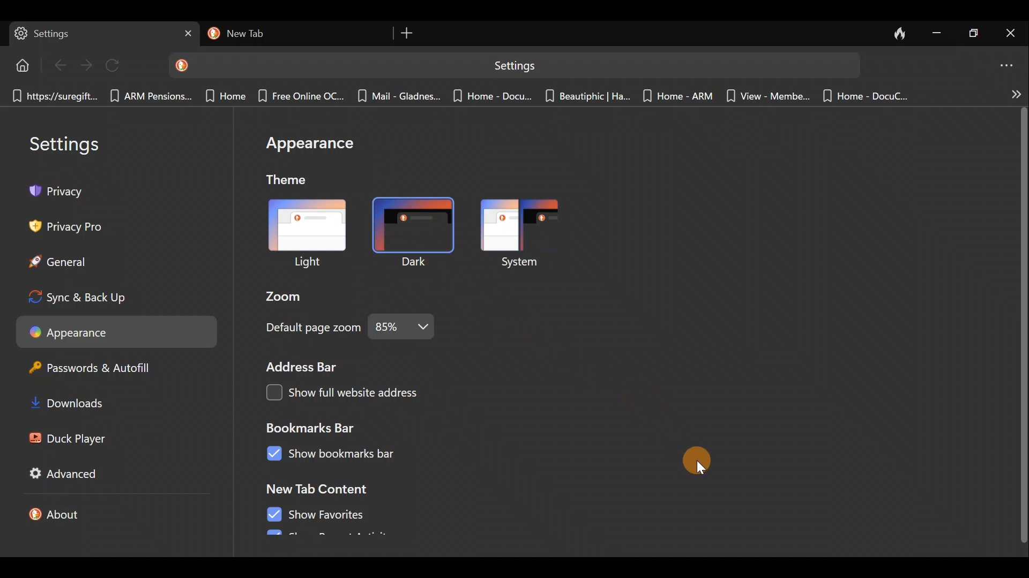  What do you see at coordinates (59, 224) in the screenshot?
I see `Privacy pro` at bounding box center [59, 224].